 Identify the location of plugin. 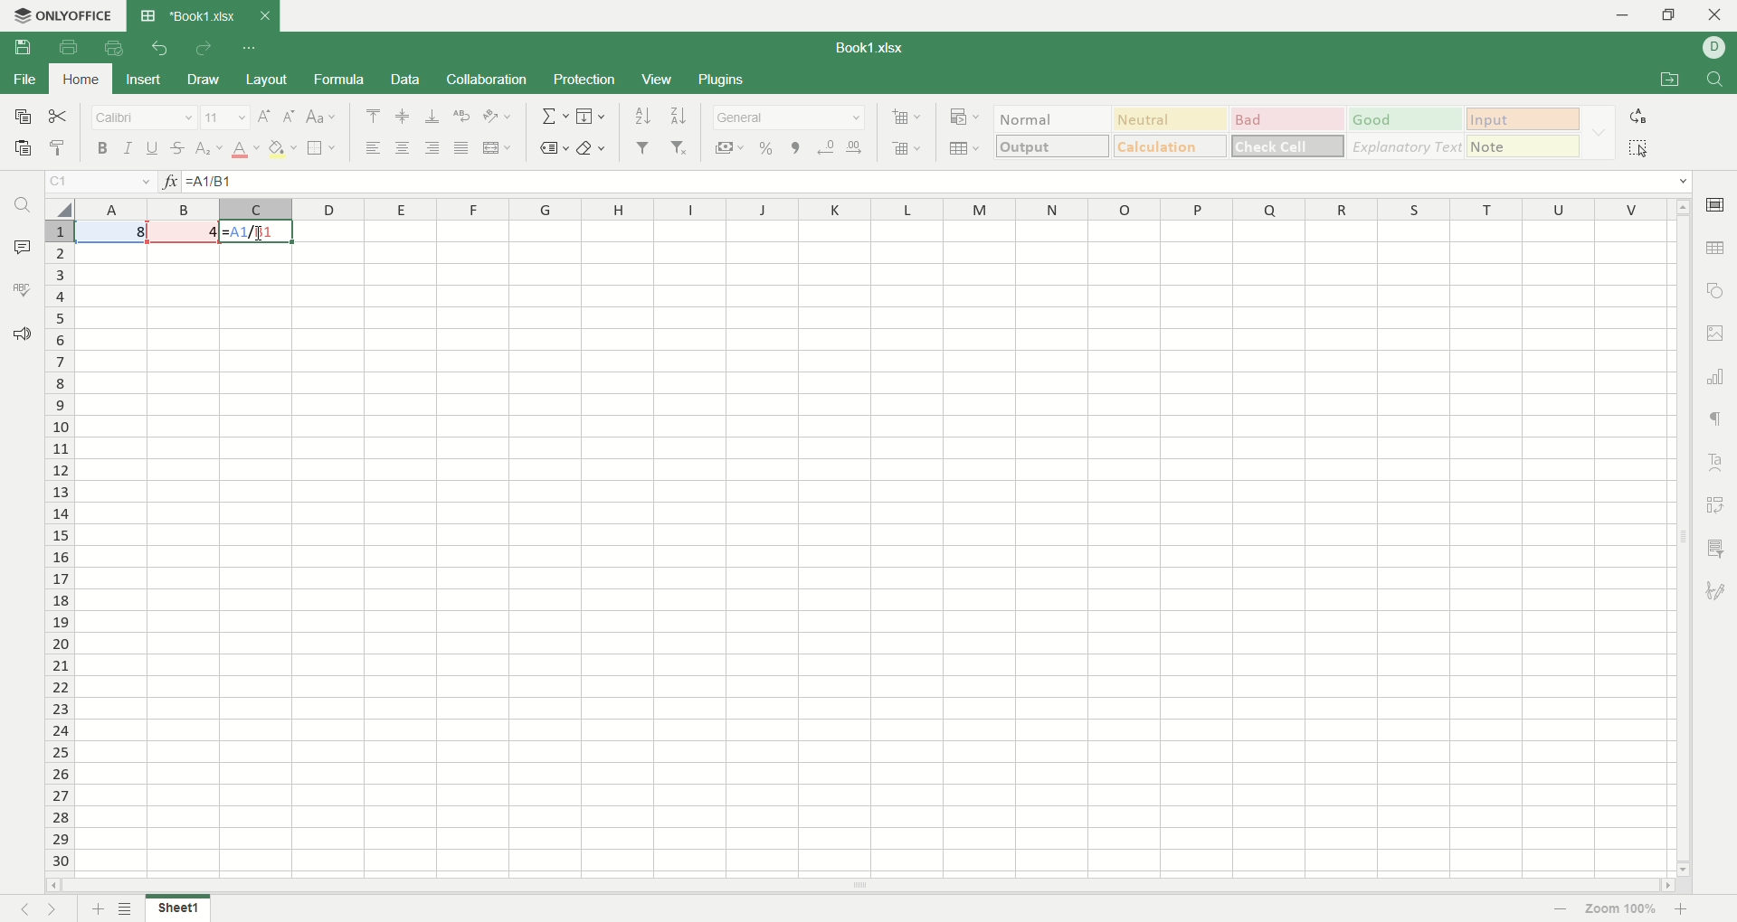
(718, 78).